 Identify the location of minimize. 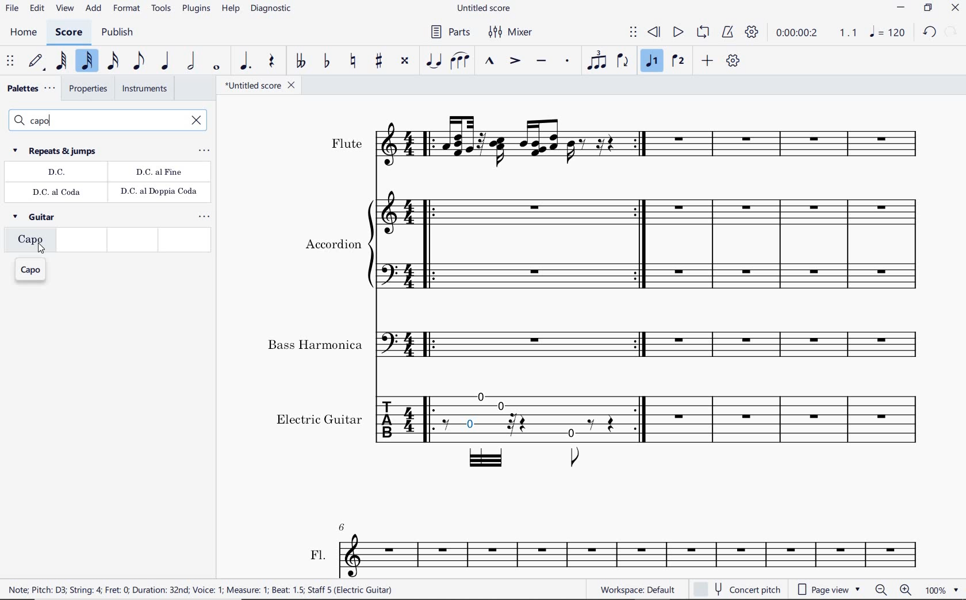
(901, 8).